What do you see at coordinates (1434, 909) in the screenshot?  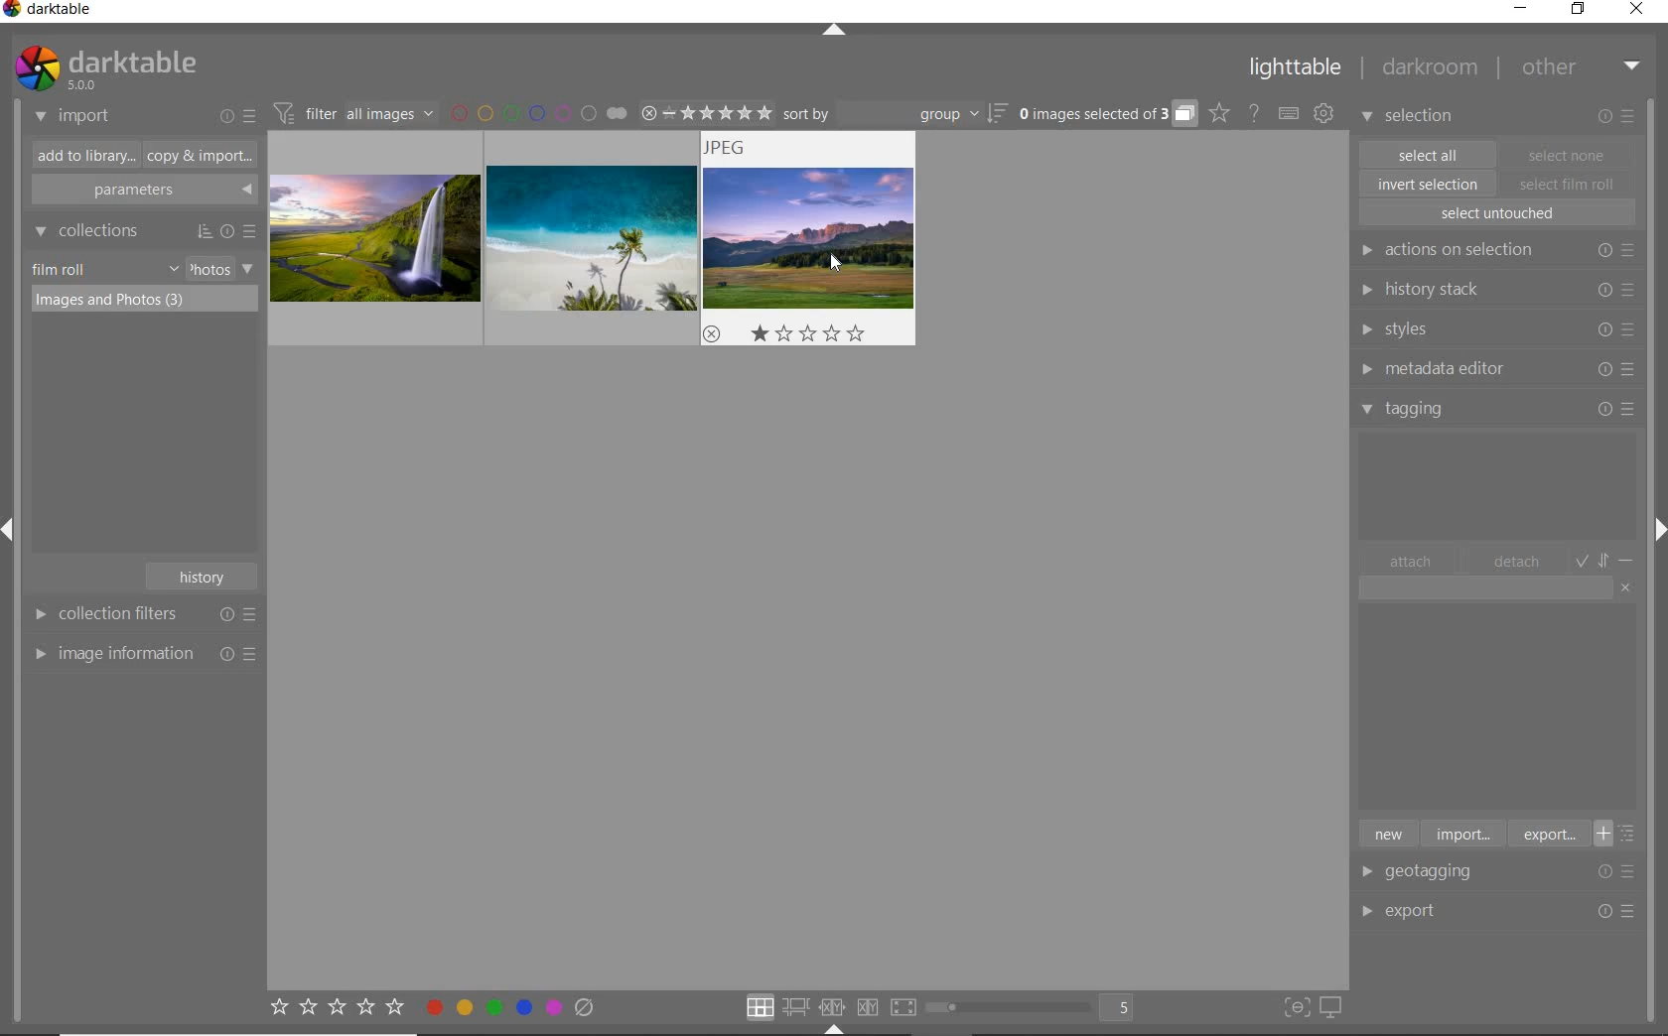 I see `export` at bounding box center [1434, 909].